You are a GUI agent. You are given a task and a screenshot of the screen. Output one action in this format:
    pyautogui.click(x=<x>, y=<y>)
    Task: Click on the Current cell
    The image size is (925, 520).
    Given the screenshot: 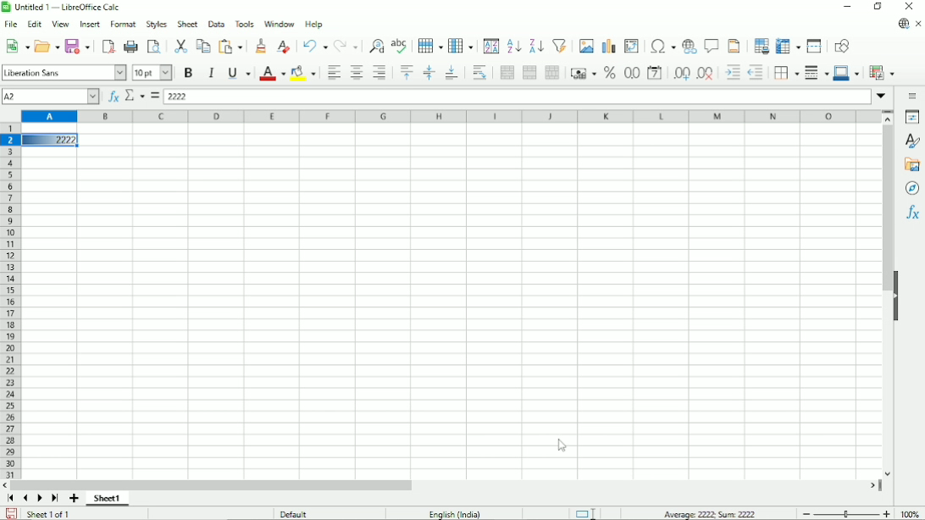 What is the action you would take?
    pyautogui.click(x=50, y=97)
    